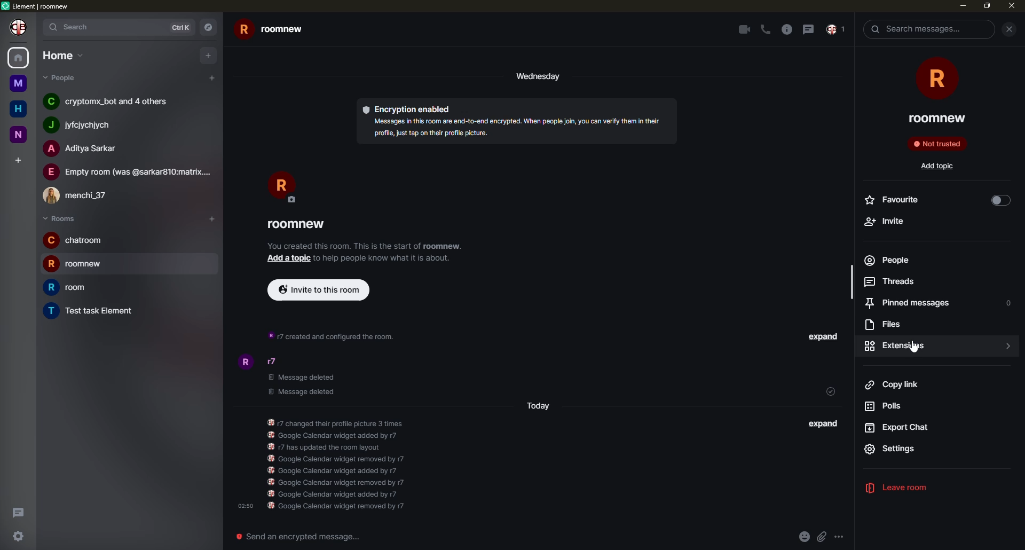  What do you see at coordinates (898, 489) in the screenshot?
I see `leave room` at bounding box center [898, 489].